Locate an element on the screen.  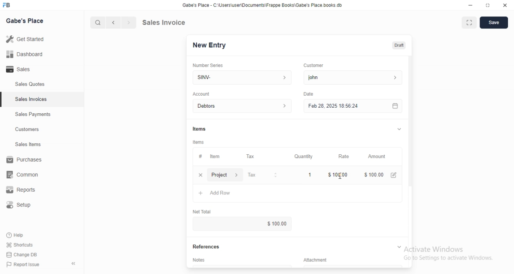
FB logo is located at coordinates (8, 5).